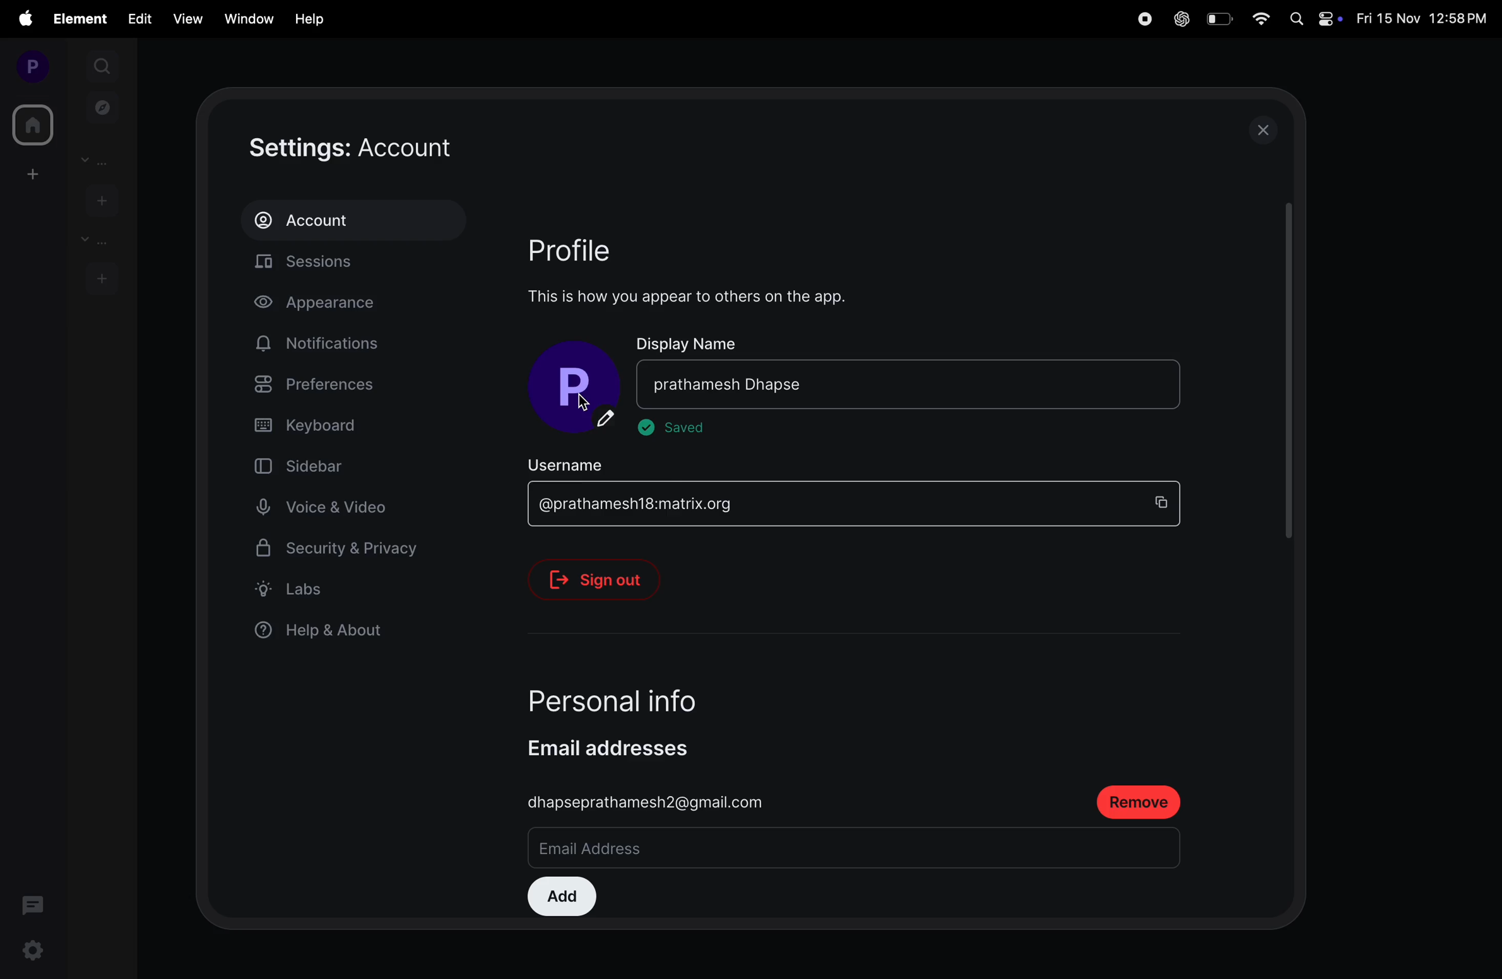 The width and height of the screenshot is (1502, 979). Describe the element at coordinates (344, 387) in the screenshot. I see `prefrences` at that location.